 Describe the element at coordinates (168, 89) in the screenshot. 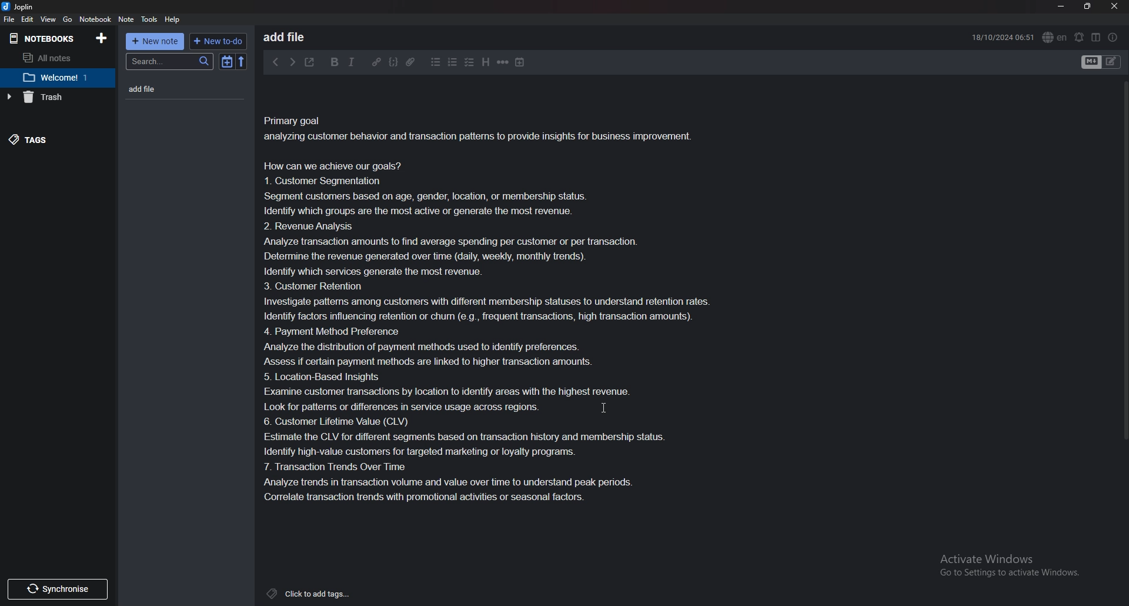

I see `note` at that location.